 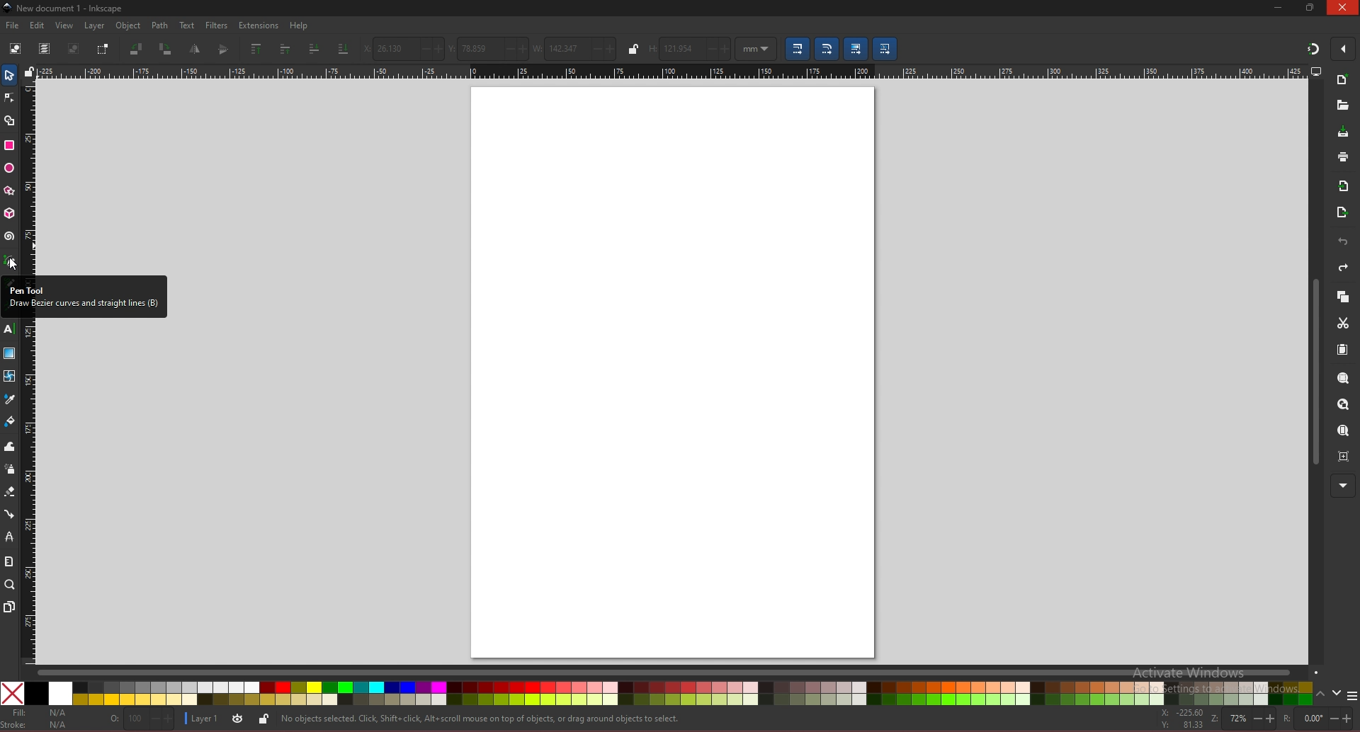 What do you see at coordinates (300, 25) in the screenshot?
I see `help` at bounding box center [300, 25].